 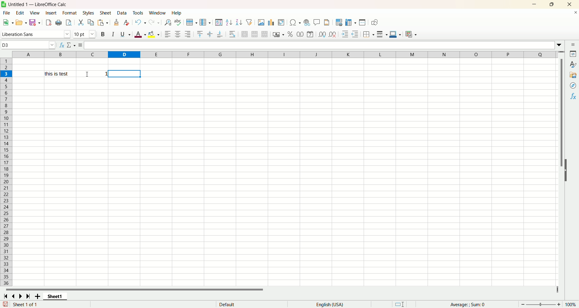 I want to click on underline, so click(x=125, y=34).